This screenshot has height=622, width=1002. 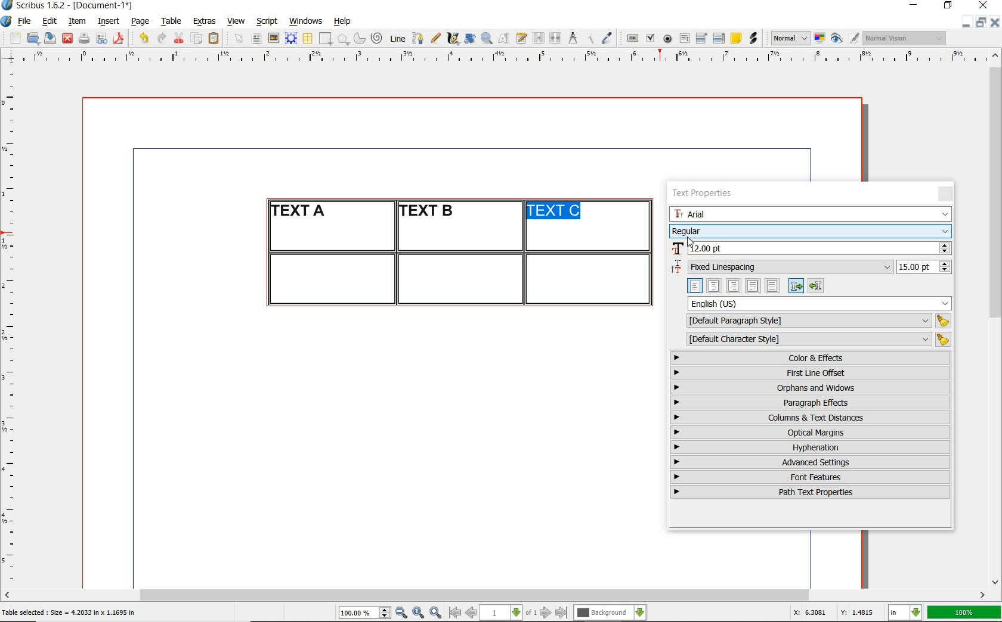 What do you see at coordinates (813, 418) in the screenshot?
I see `columns & text distances` at bounding box center [813, 418].